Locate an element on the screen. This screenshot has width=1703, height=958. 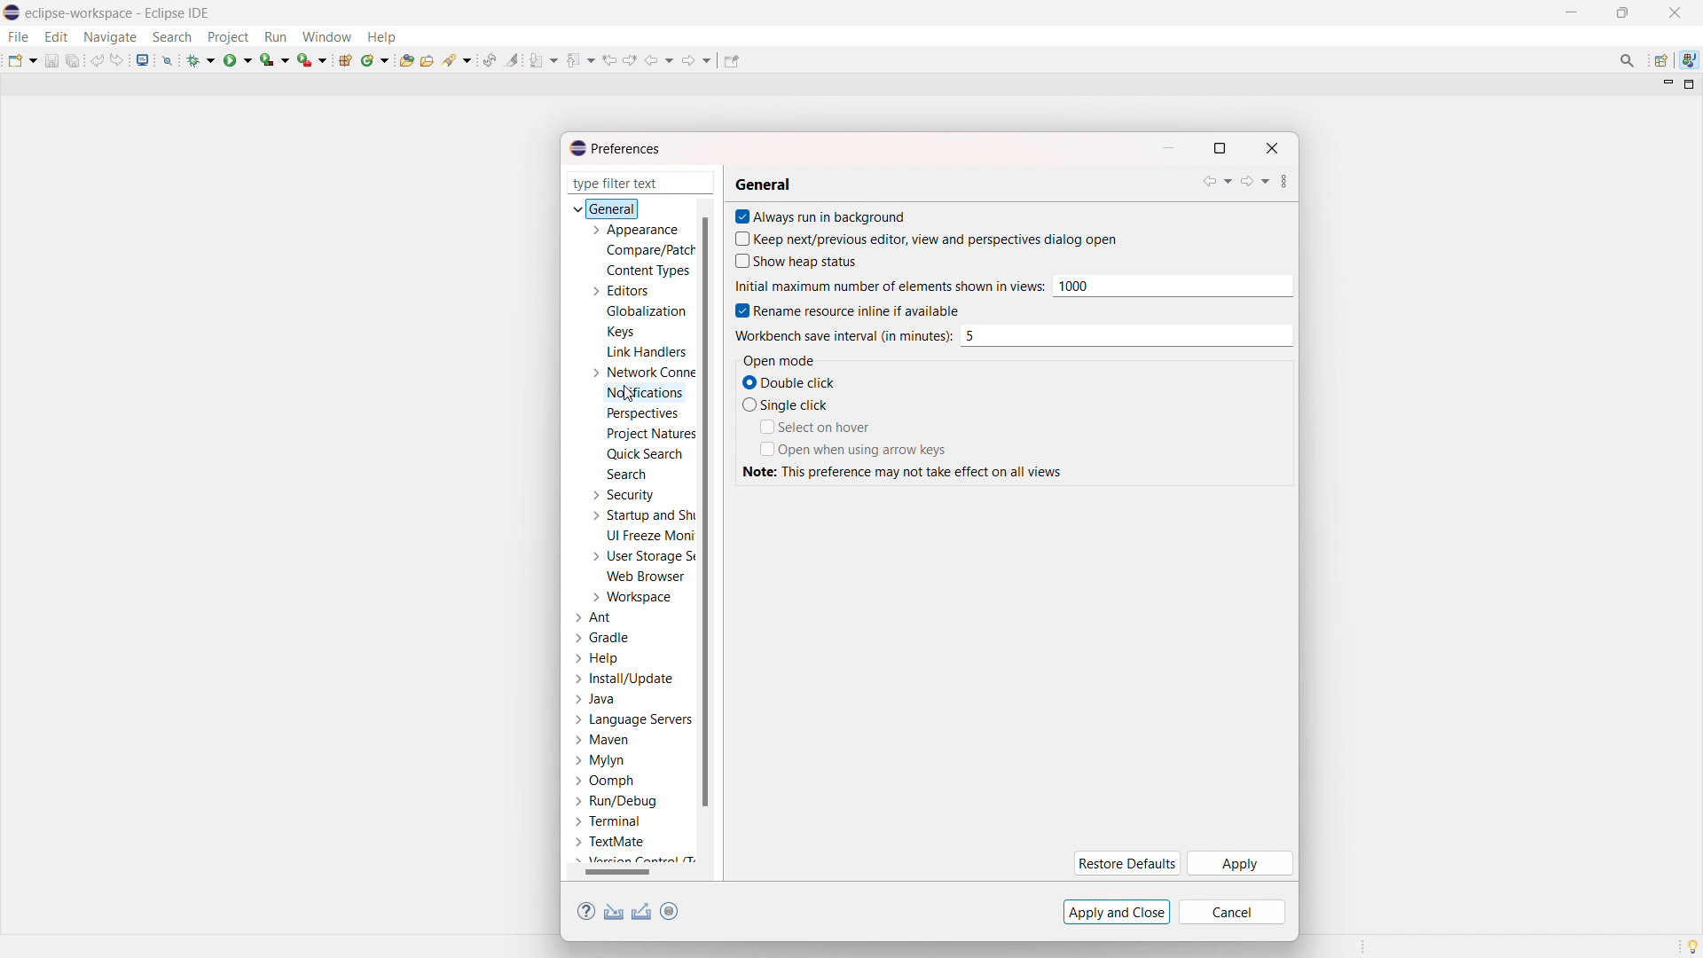
search is located at coordinates (459, 59).